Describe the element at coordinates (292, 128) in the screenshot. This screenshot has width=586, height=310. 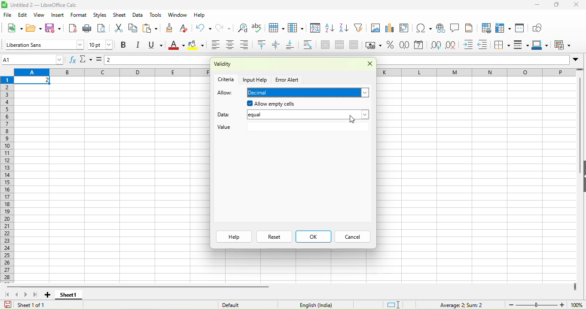
I see `value` at that location.